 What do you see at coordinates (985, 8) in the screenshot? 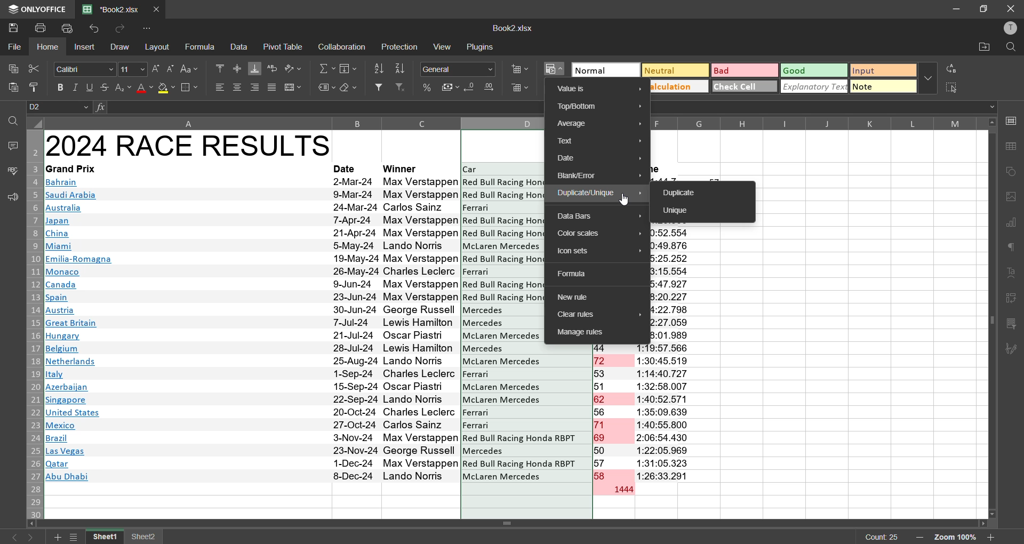
I see `maximize` at bounding box center [985, 8].